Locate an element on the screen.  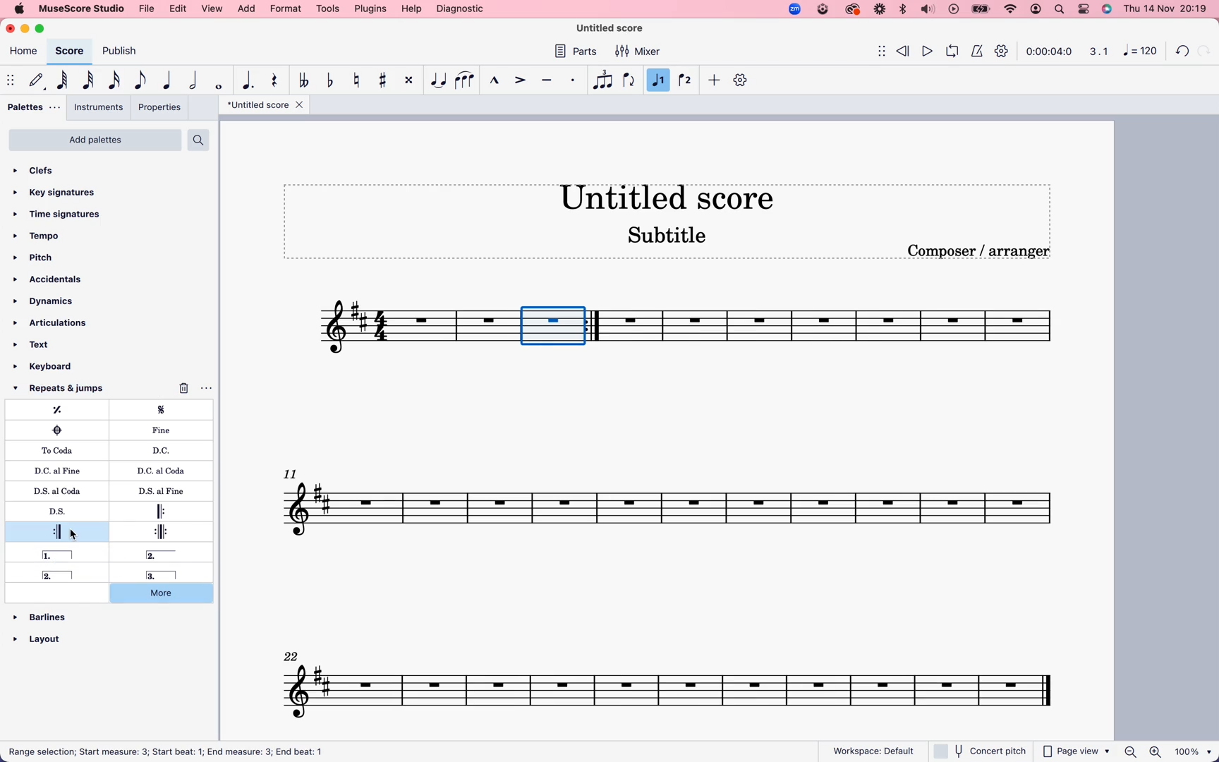
d.c al fine is located at coordinates (61, 470).